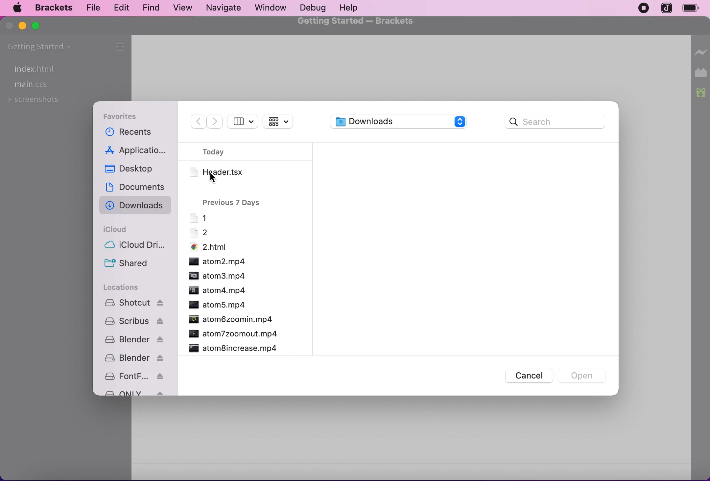 This screenshot has width=710, height=481. Describe the element at coordinates (148, 8) in the screenshot. I see `find` at that location.